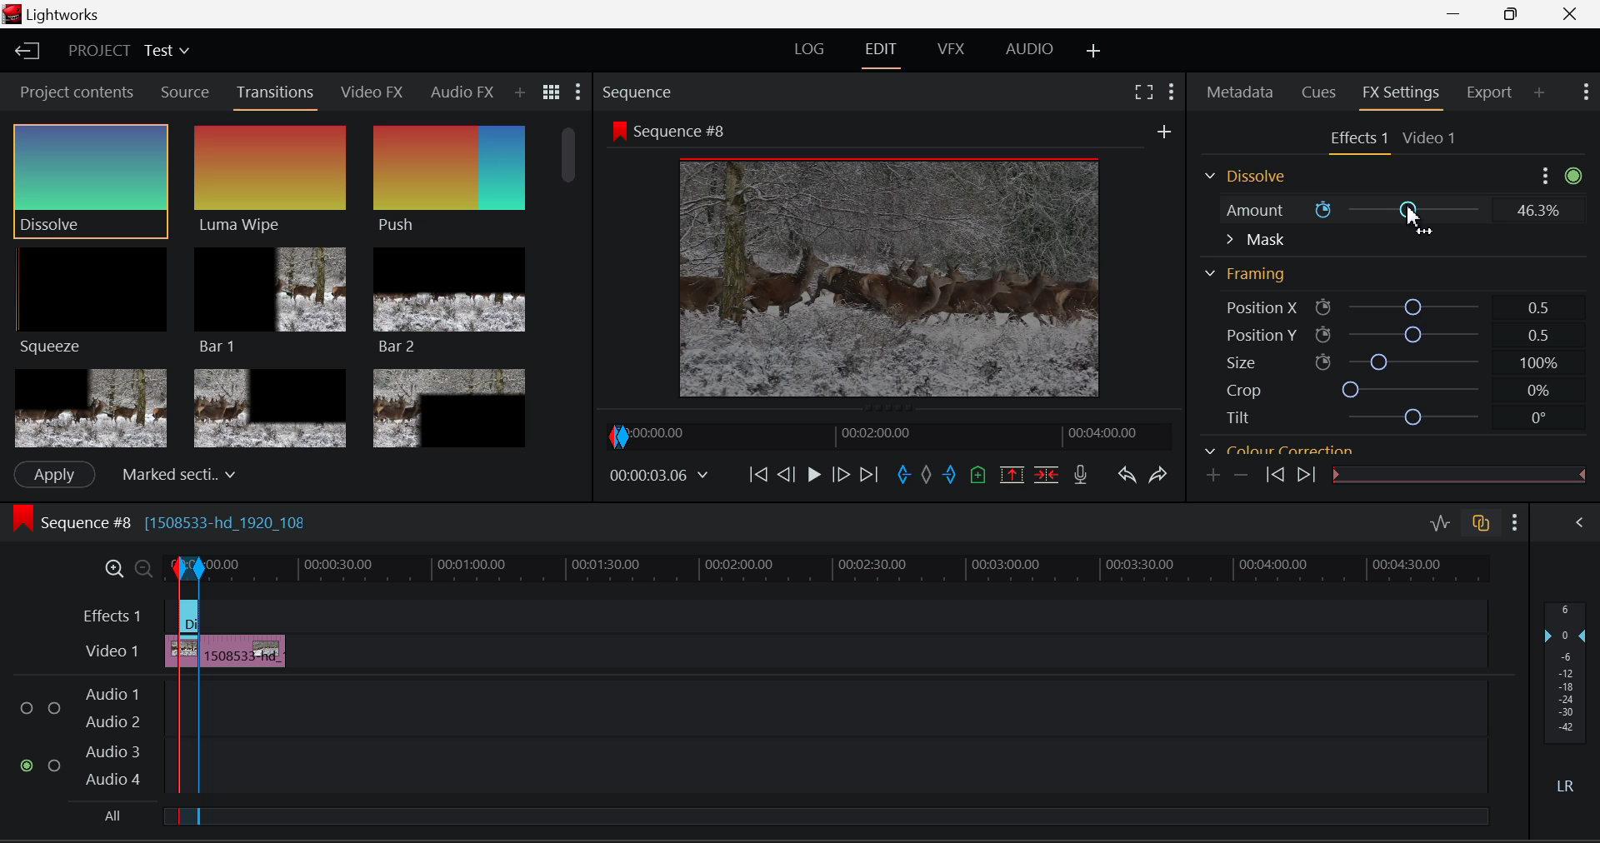  I want to click on Cues, so click(1317, 93).